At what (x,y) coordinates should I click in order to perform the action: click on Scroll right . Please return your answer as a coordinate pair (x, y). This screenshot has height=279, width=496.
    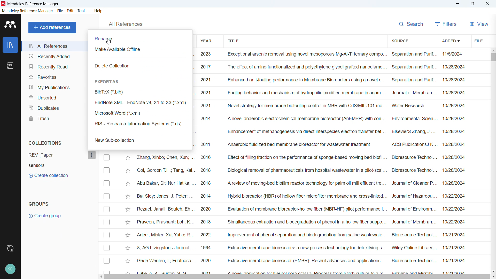
    Looking at the image, I should click on (493, 277).